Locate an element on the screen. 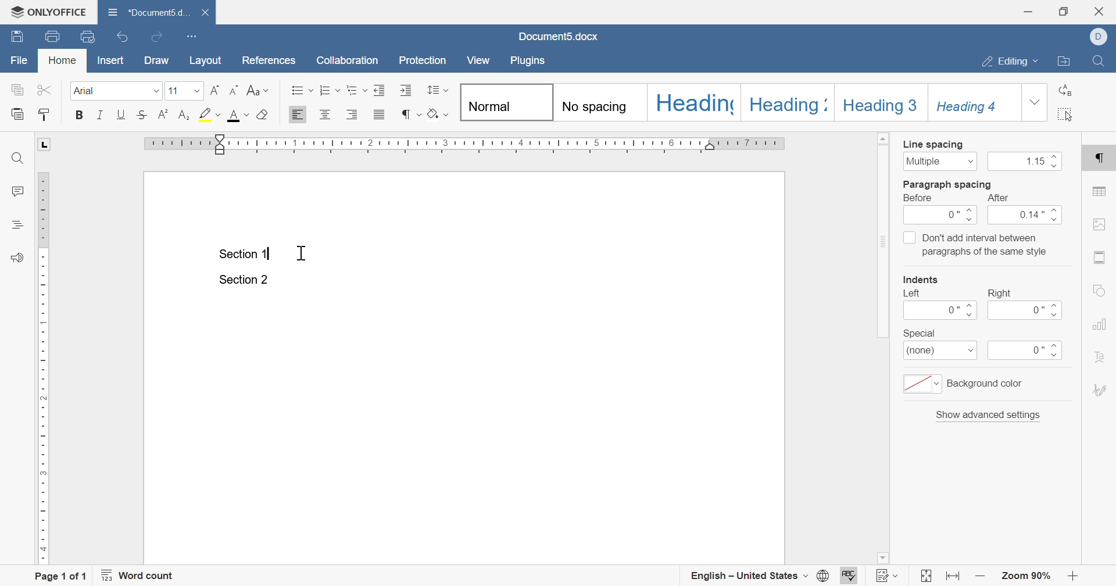 The height and width of the screenshot is (586, 1116). save is located at coordinates (17, 36).